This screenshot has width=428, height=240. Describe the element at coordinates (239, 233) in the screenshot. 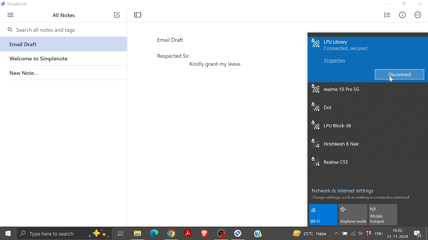

I see `Simplenote` at that location.